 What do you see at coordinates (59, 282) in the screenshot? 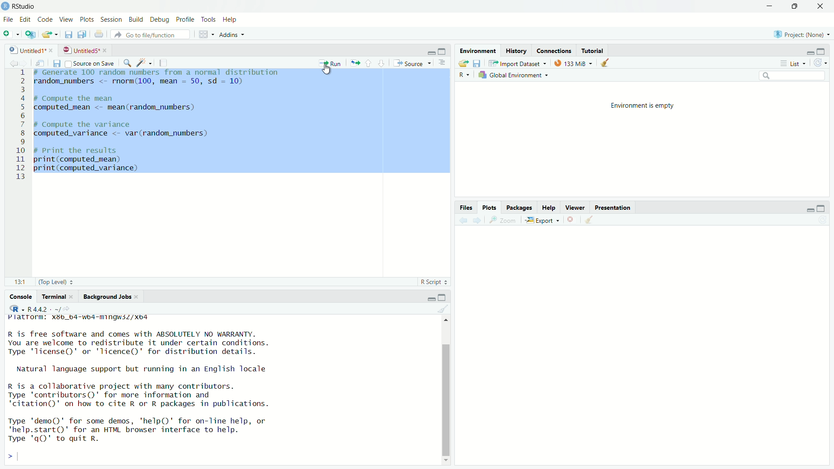
I see `(Top level)` at bounding box center [59, 282].